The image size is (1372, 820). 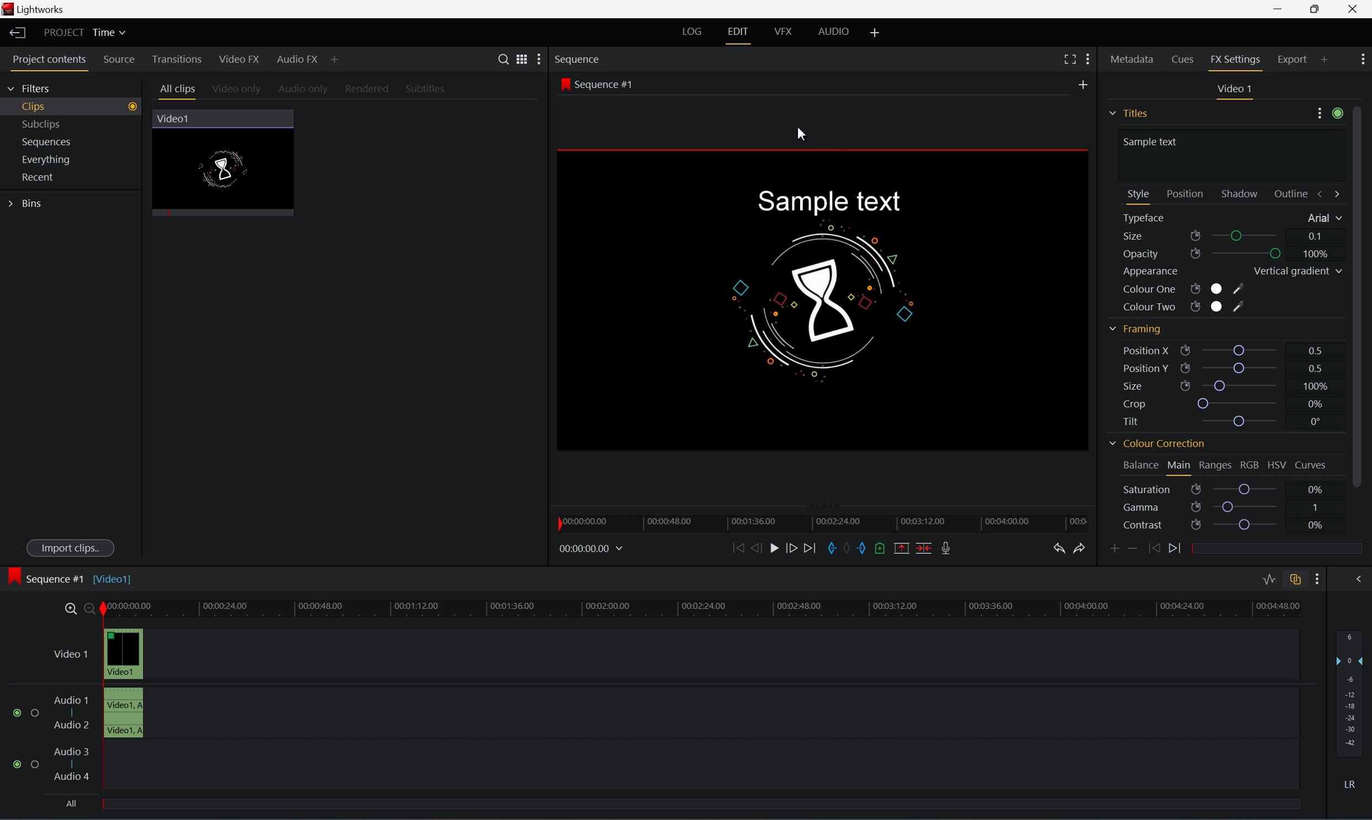 What do you see at coordinates (14, 577) in the screenshot?
I see `image` at bounding box center [14, 577].